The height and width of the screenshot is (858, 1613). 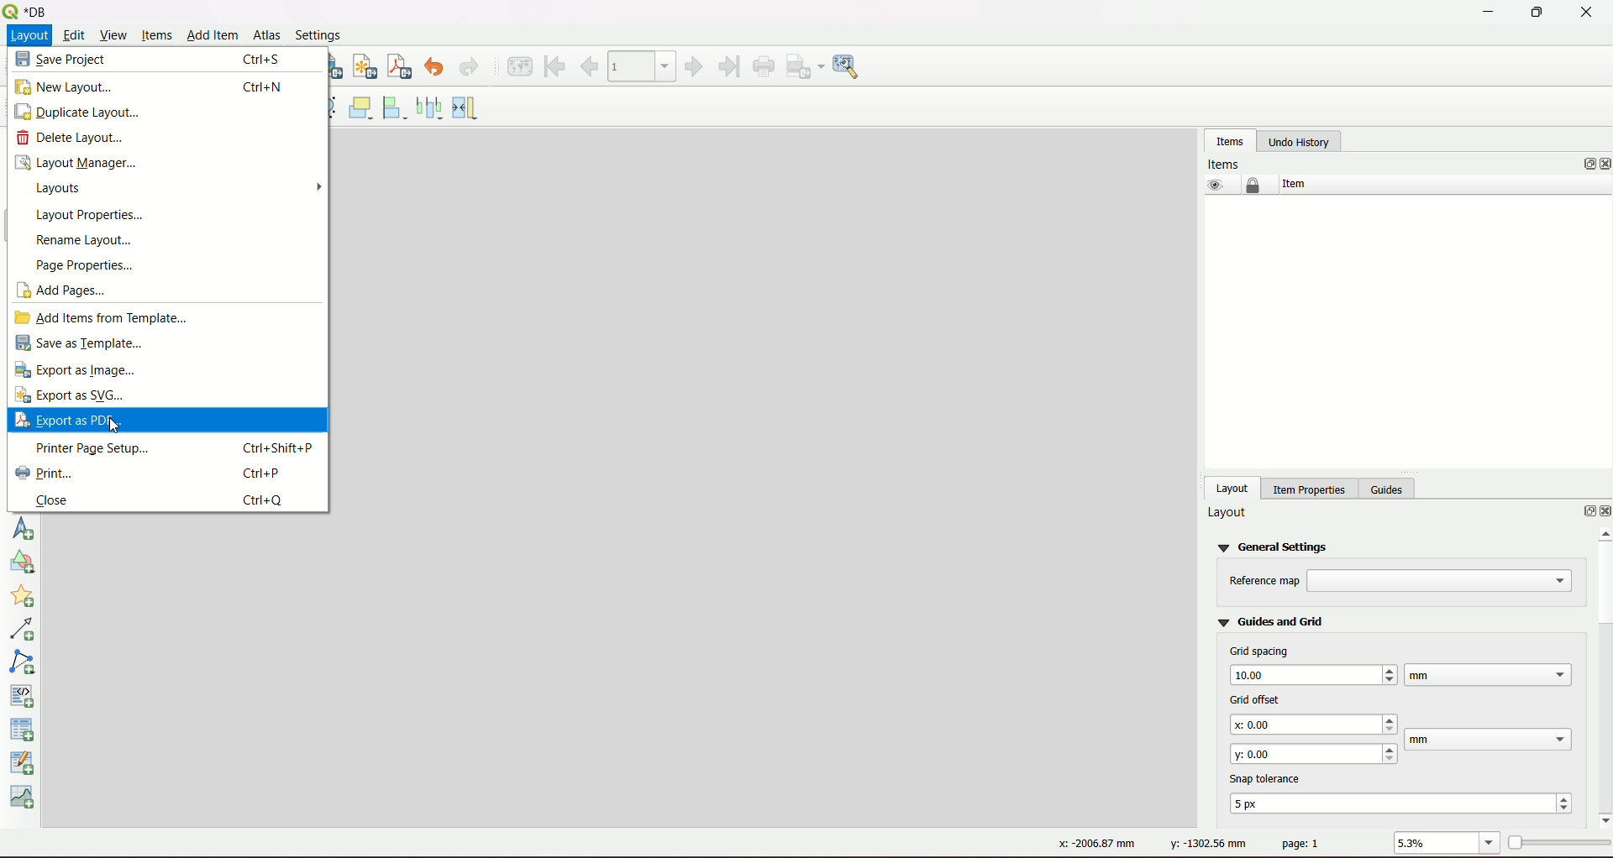 I want to click on close, so click(x=1586, y=13).